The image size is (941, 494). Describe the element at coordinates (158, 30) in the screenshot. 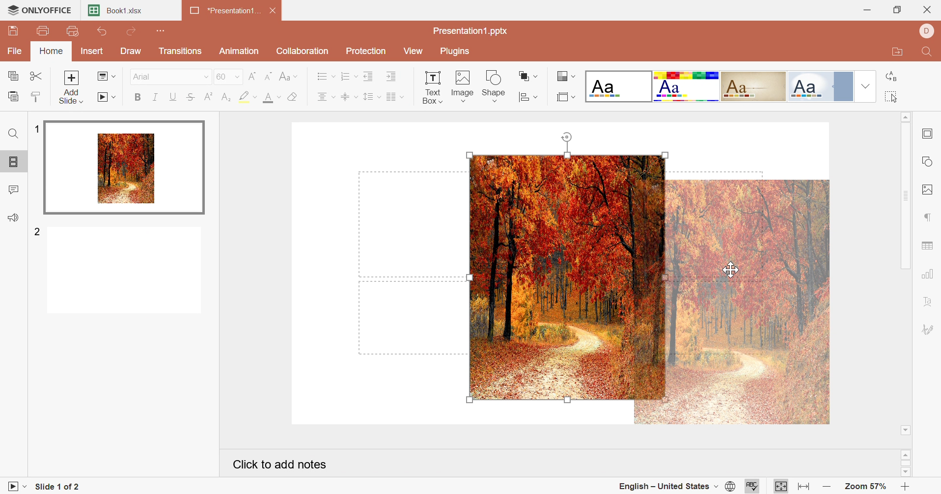

I see `Customize Quick Access Toolbar` at that location.